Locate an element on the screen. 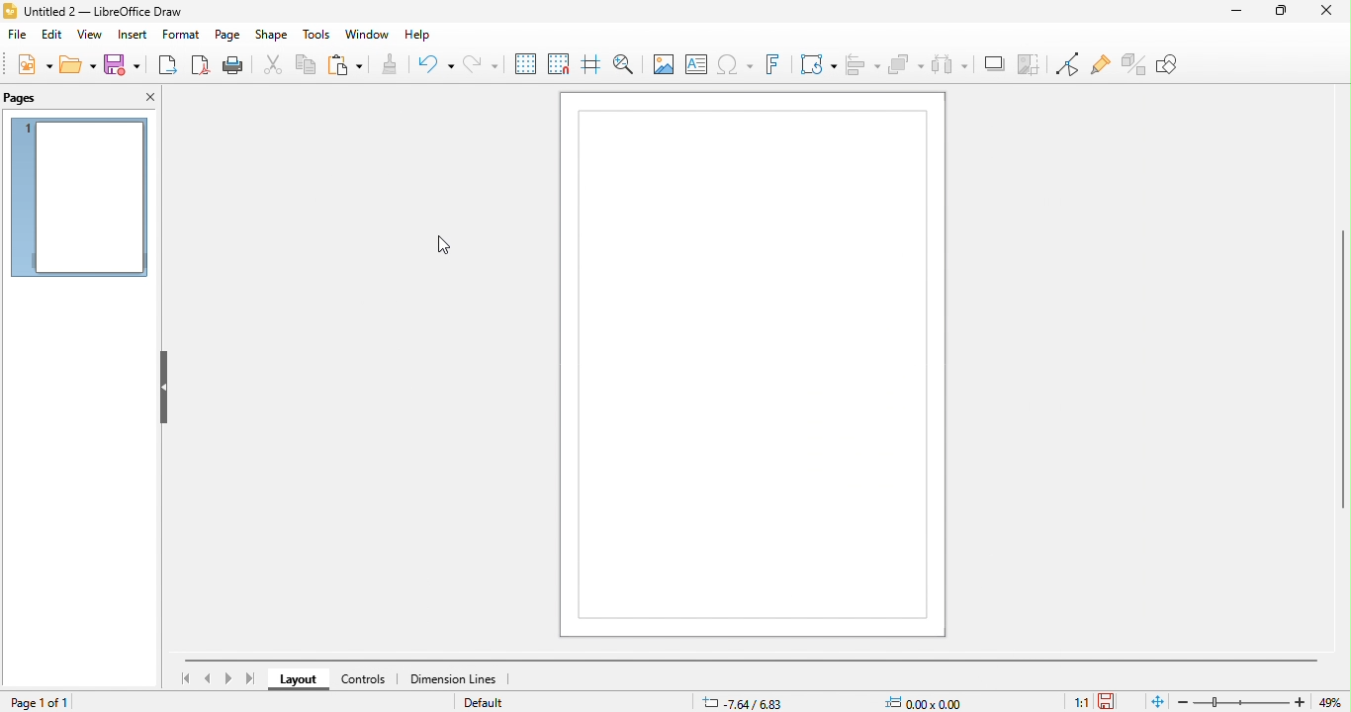 This screenshot has width=1351, height=712. new is located at coordinates (33, 63).